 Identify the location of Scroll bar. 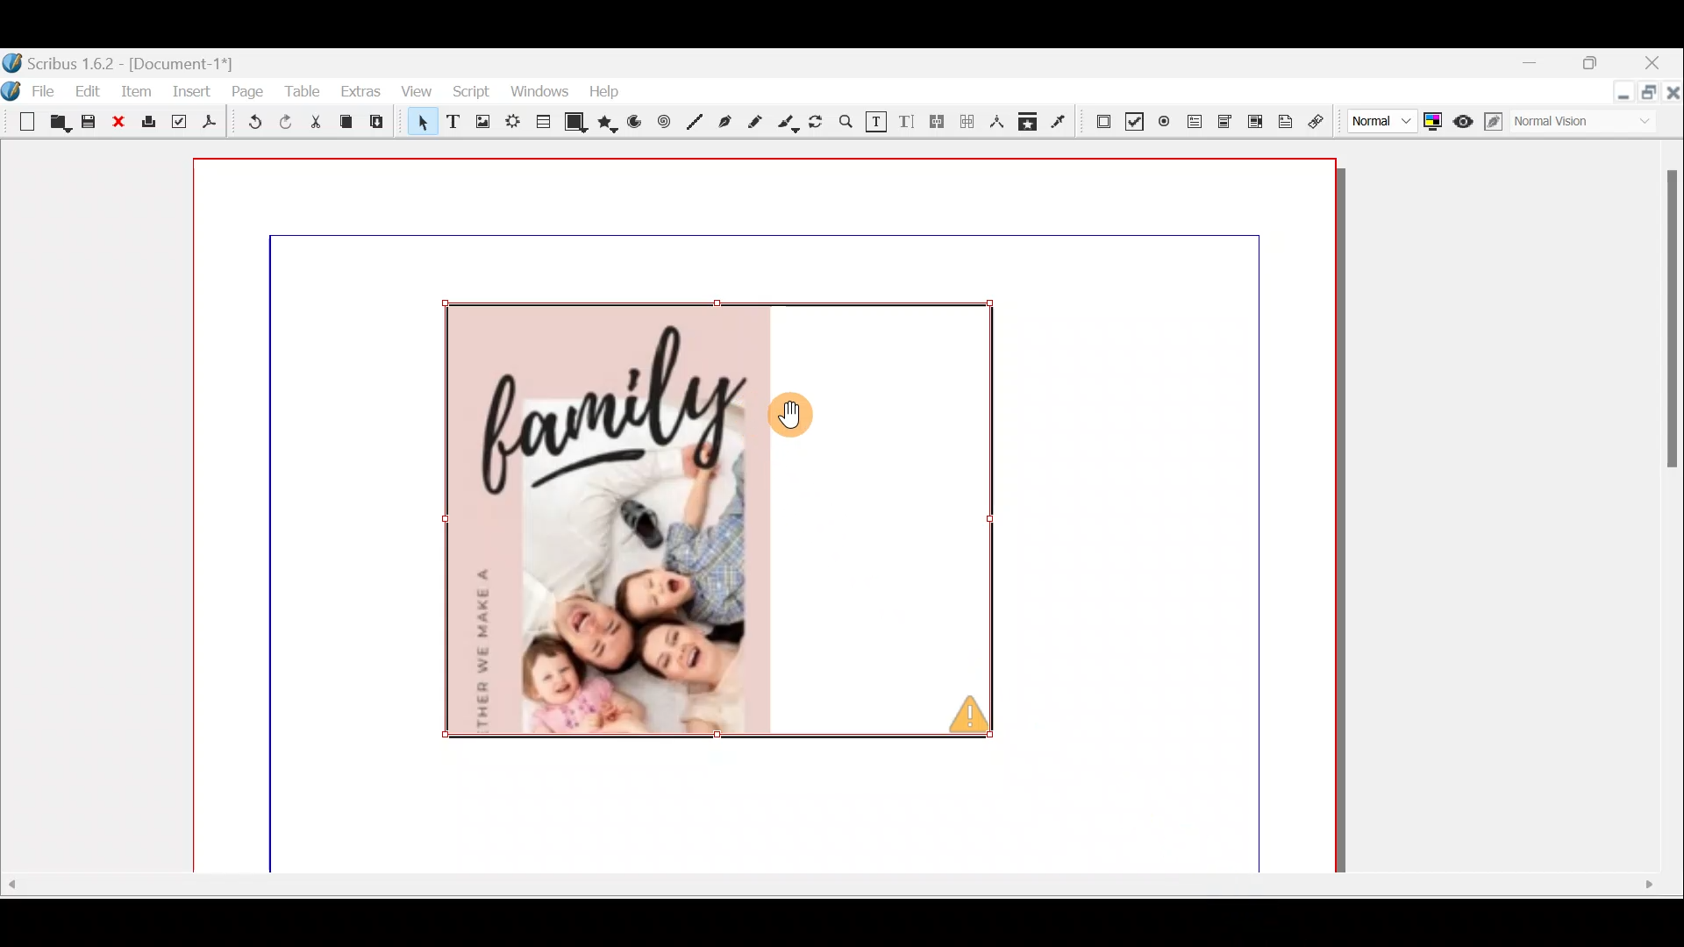
(838, 888).